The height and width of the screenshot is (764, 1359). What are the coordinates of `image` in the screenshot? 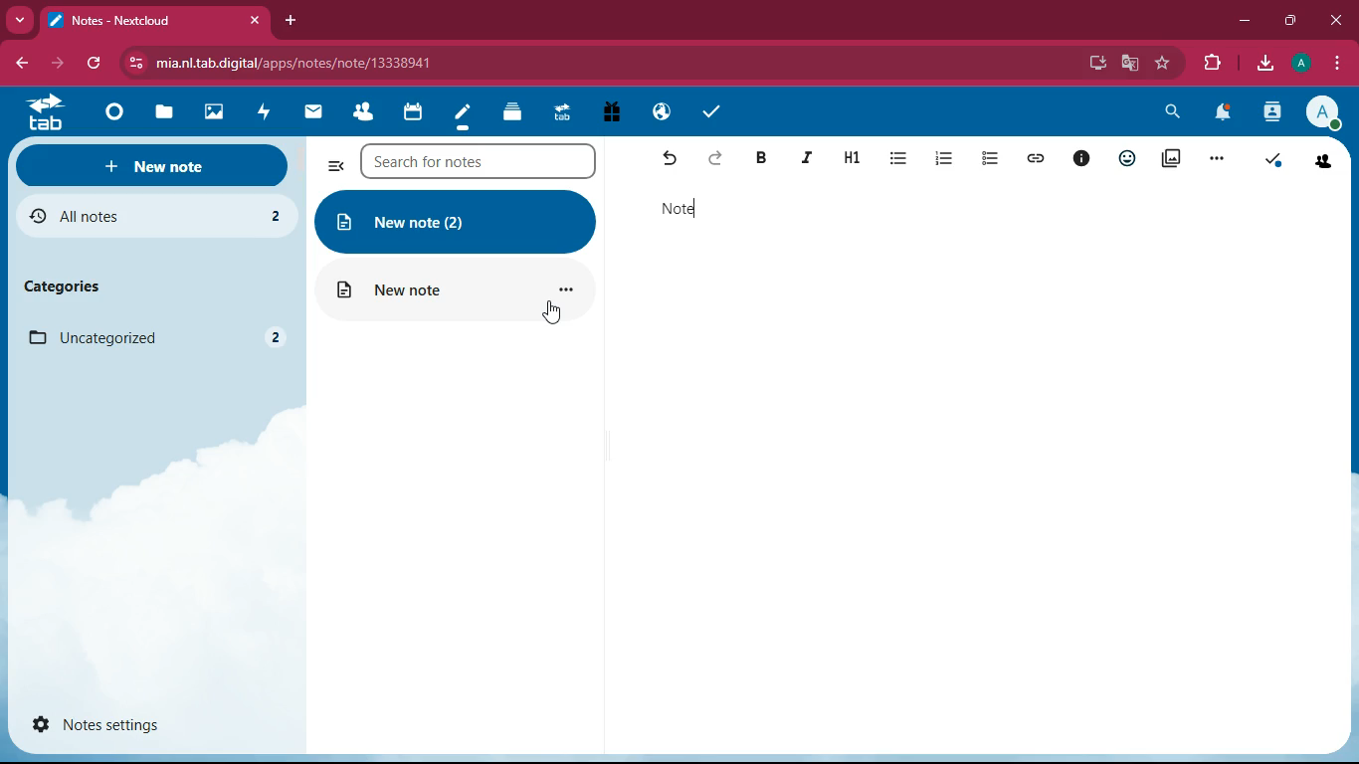 It's located at (215, 109).